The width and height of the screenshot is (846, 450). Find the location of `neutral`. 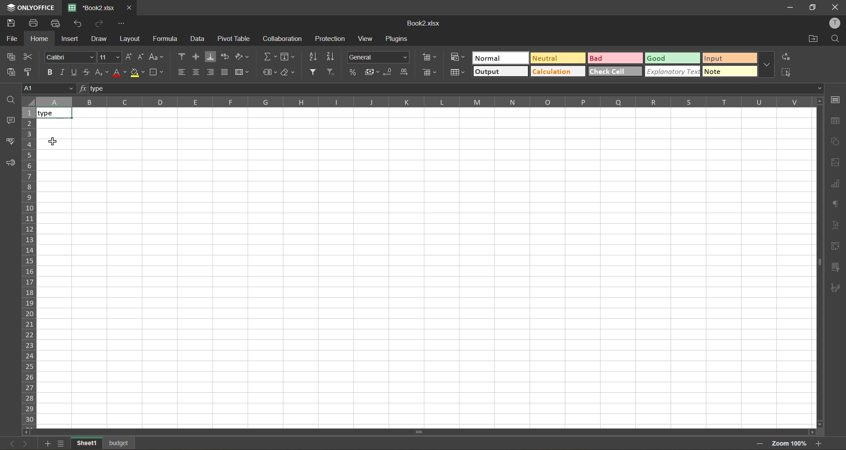

neutral is located at coordinates (559, 58).